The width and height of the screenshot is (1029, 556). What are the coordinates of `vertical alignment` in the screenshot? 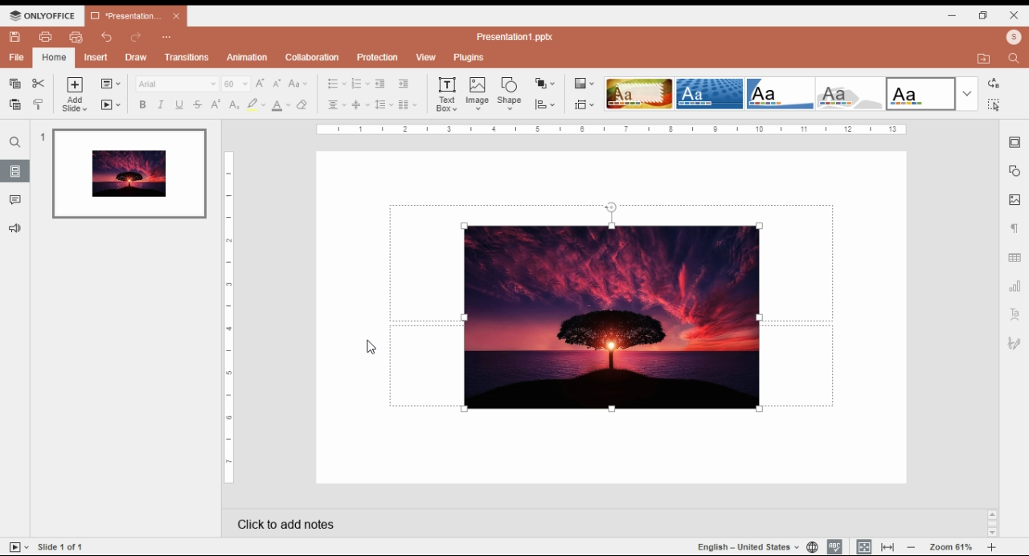 It's located at (360, 105).